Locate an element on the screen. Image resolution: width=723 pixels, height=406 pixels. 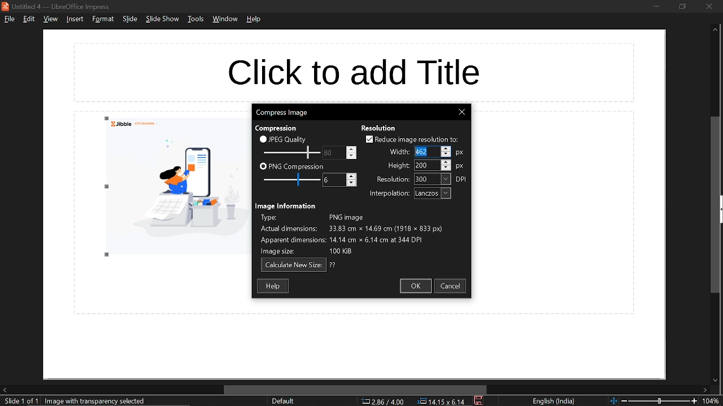
JPEG quality is located at coordinates (286, 139).